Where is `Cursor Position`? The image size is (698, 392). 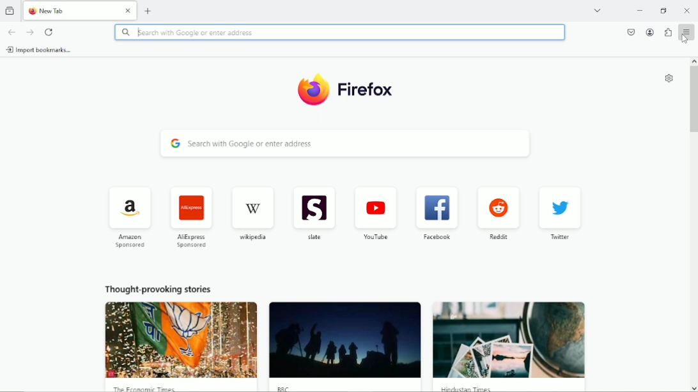 Cursor Position is located at coordinates (685, 39).